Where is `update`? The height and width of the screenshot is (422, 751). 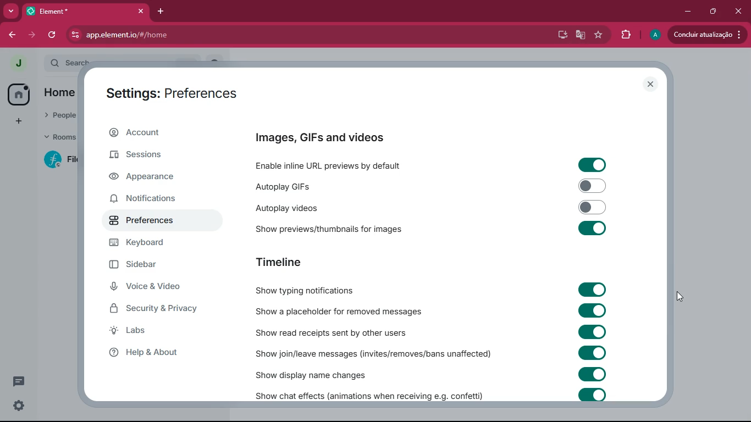 update is located at coordinates (705, 35).